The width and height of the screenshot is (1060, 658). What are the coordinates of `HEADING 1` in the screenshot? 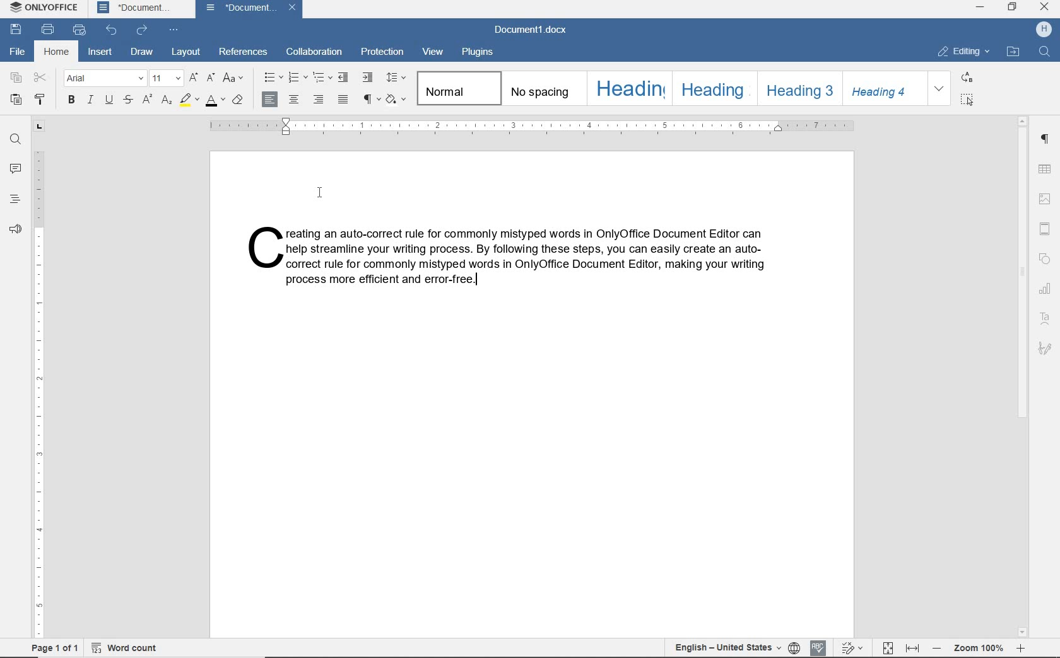 It's located at (628, 89).